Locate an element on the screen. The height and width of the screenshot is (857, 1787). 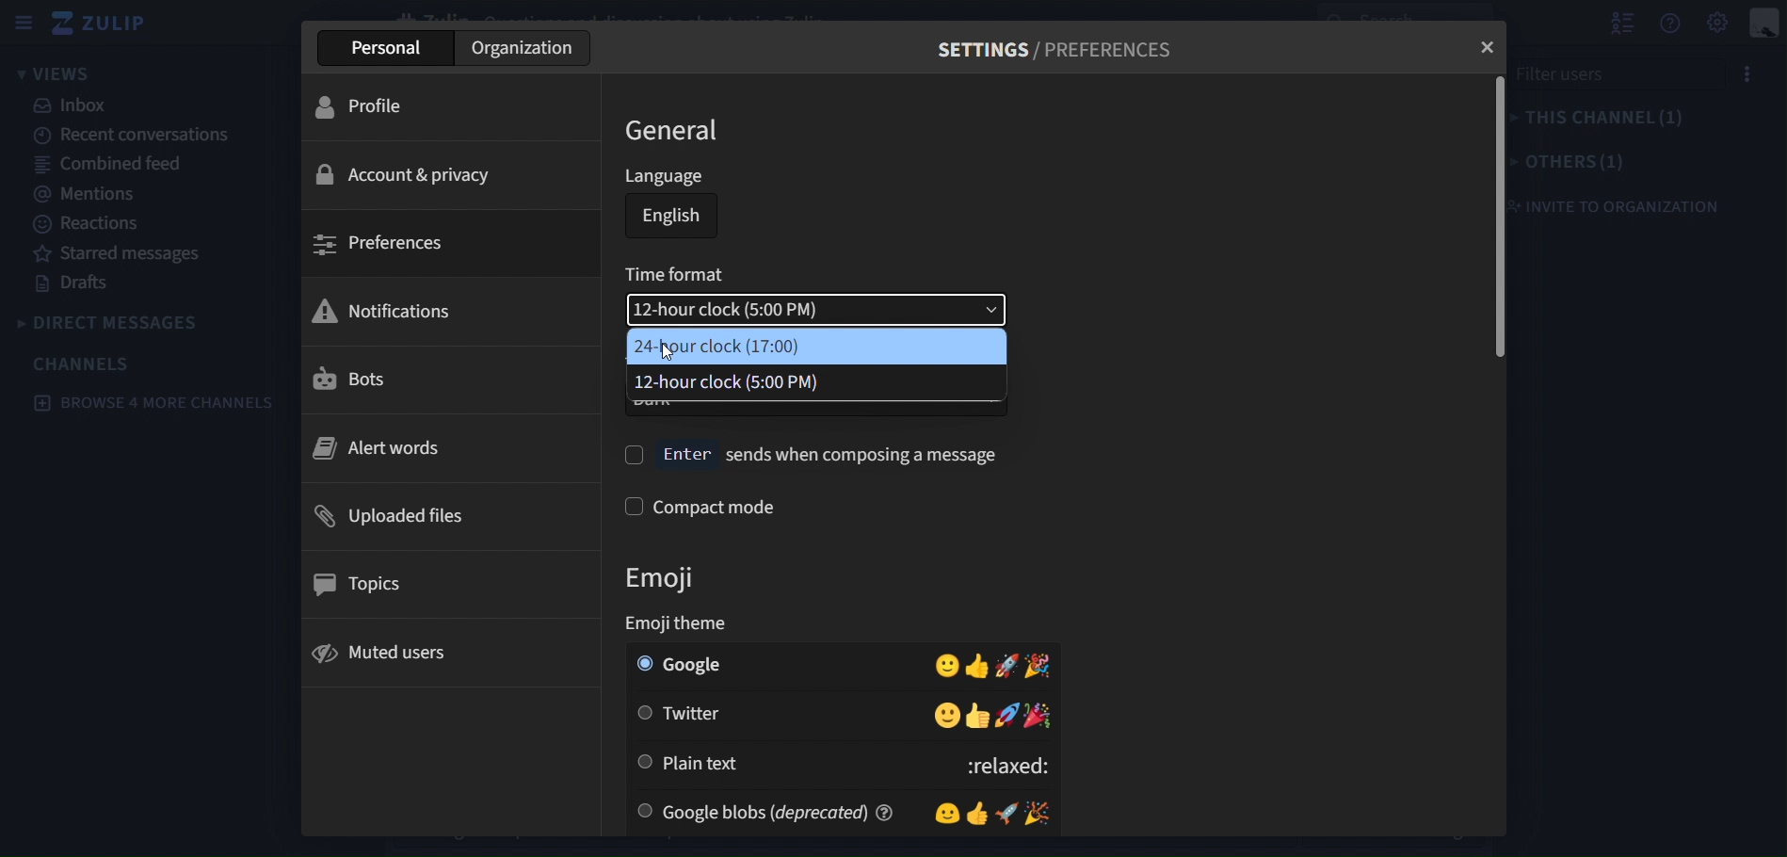
get help is located at coordinates (1674, 23).